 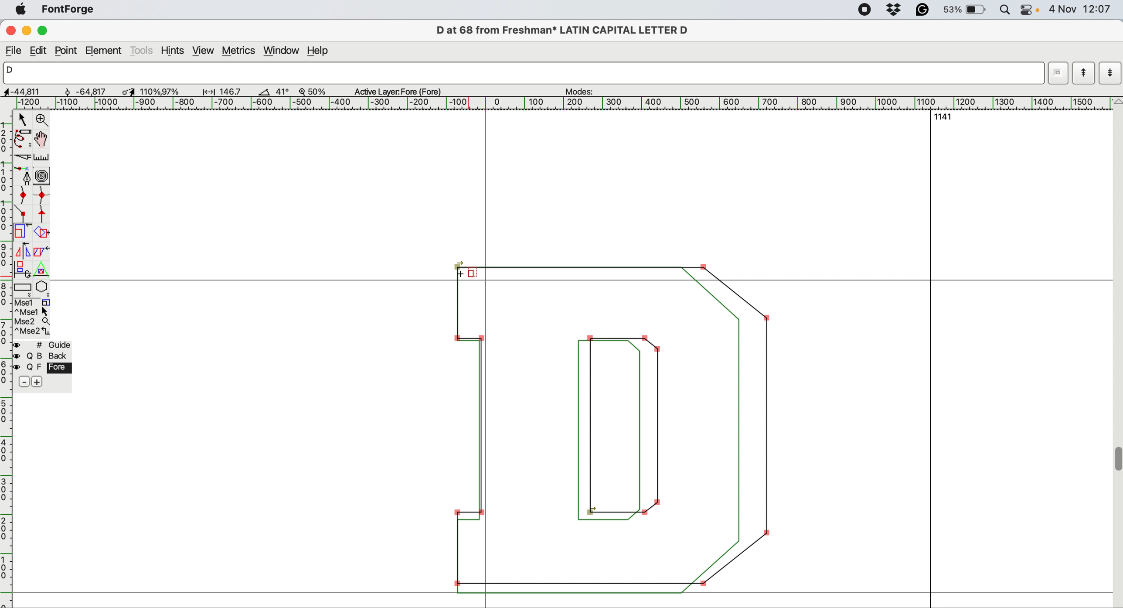 What do you see at coordinates (1080, 9) in the screenshot?
I see `4 Nov 12:07` at bounding box center [1080, 9].